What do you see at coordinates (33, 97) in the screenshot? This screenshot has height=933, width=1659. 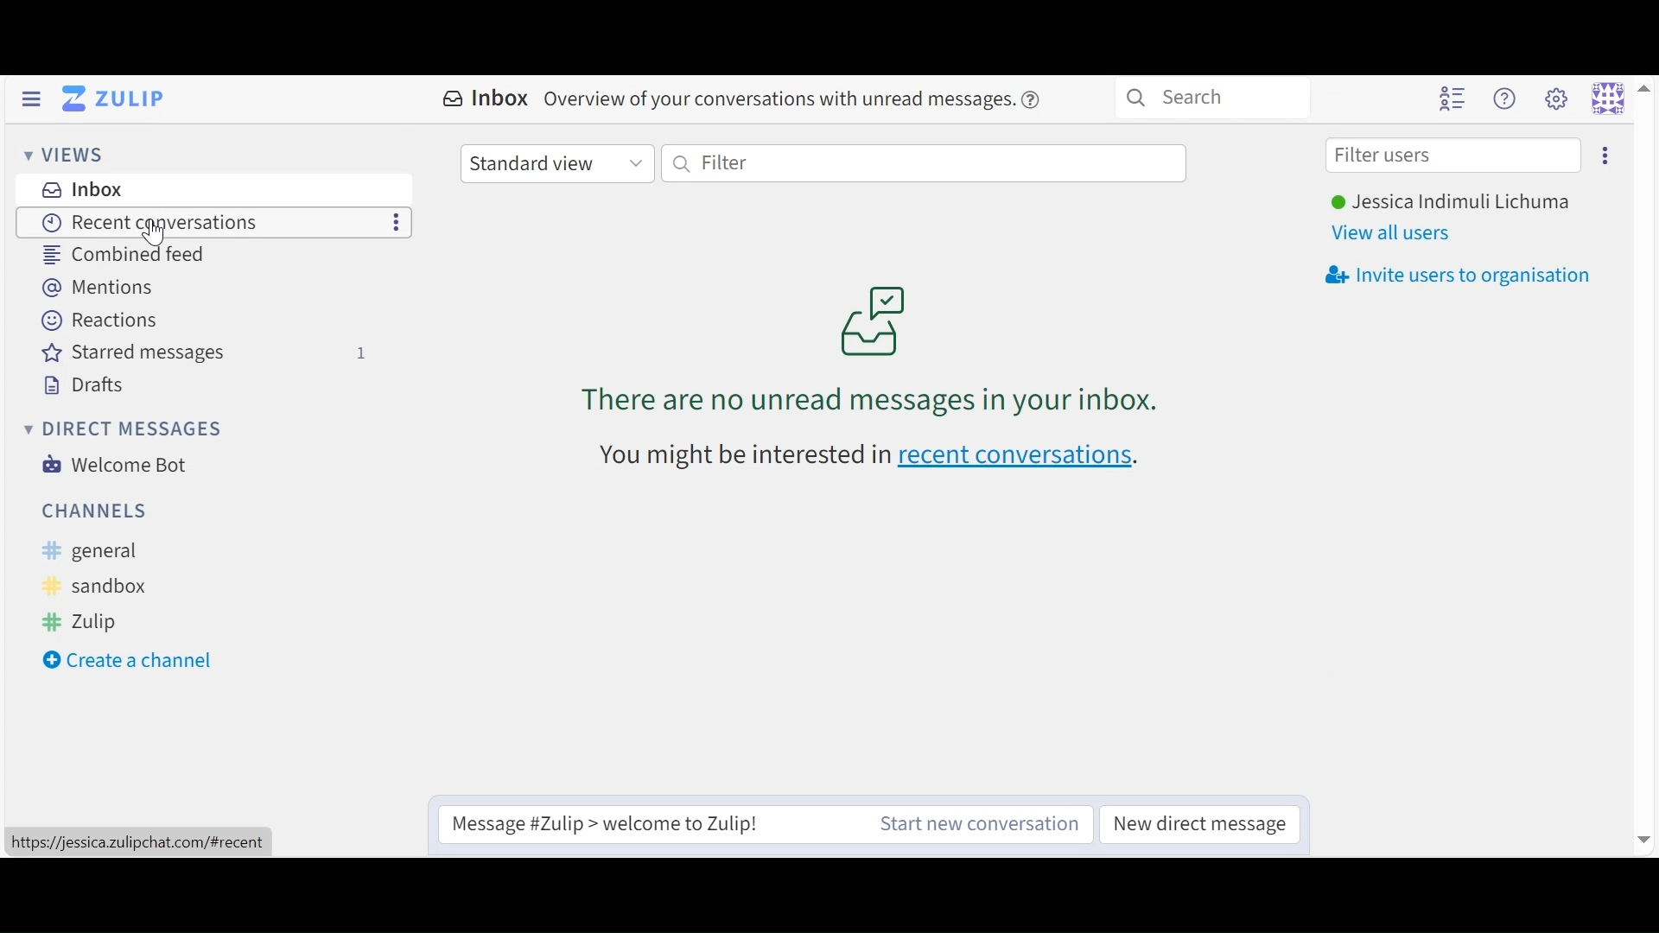 I see `Hide Sidebar` at bounding box center [33, 97].